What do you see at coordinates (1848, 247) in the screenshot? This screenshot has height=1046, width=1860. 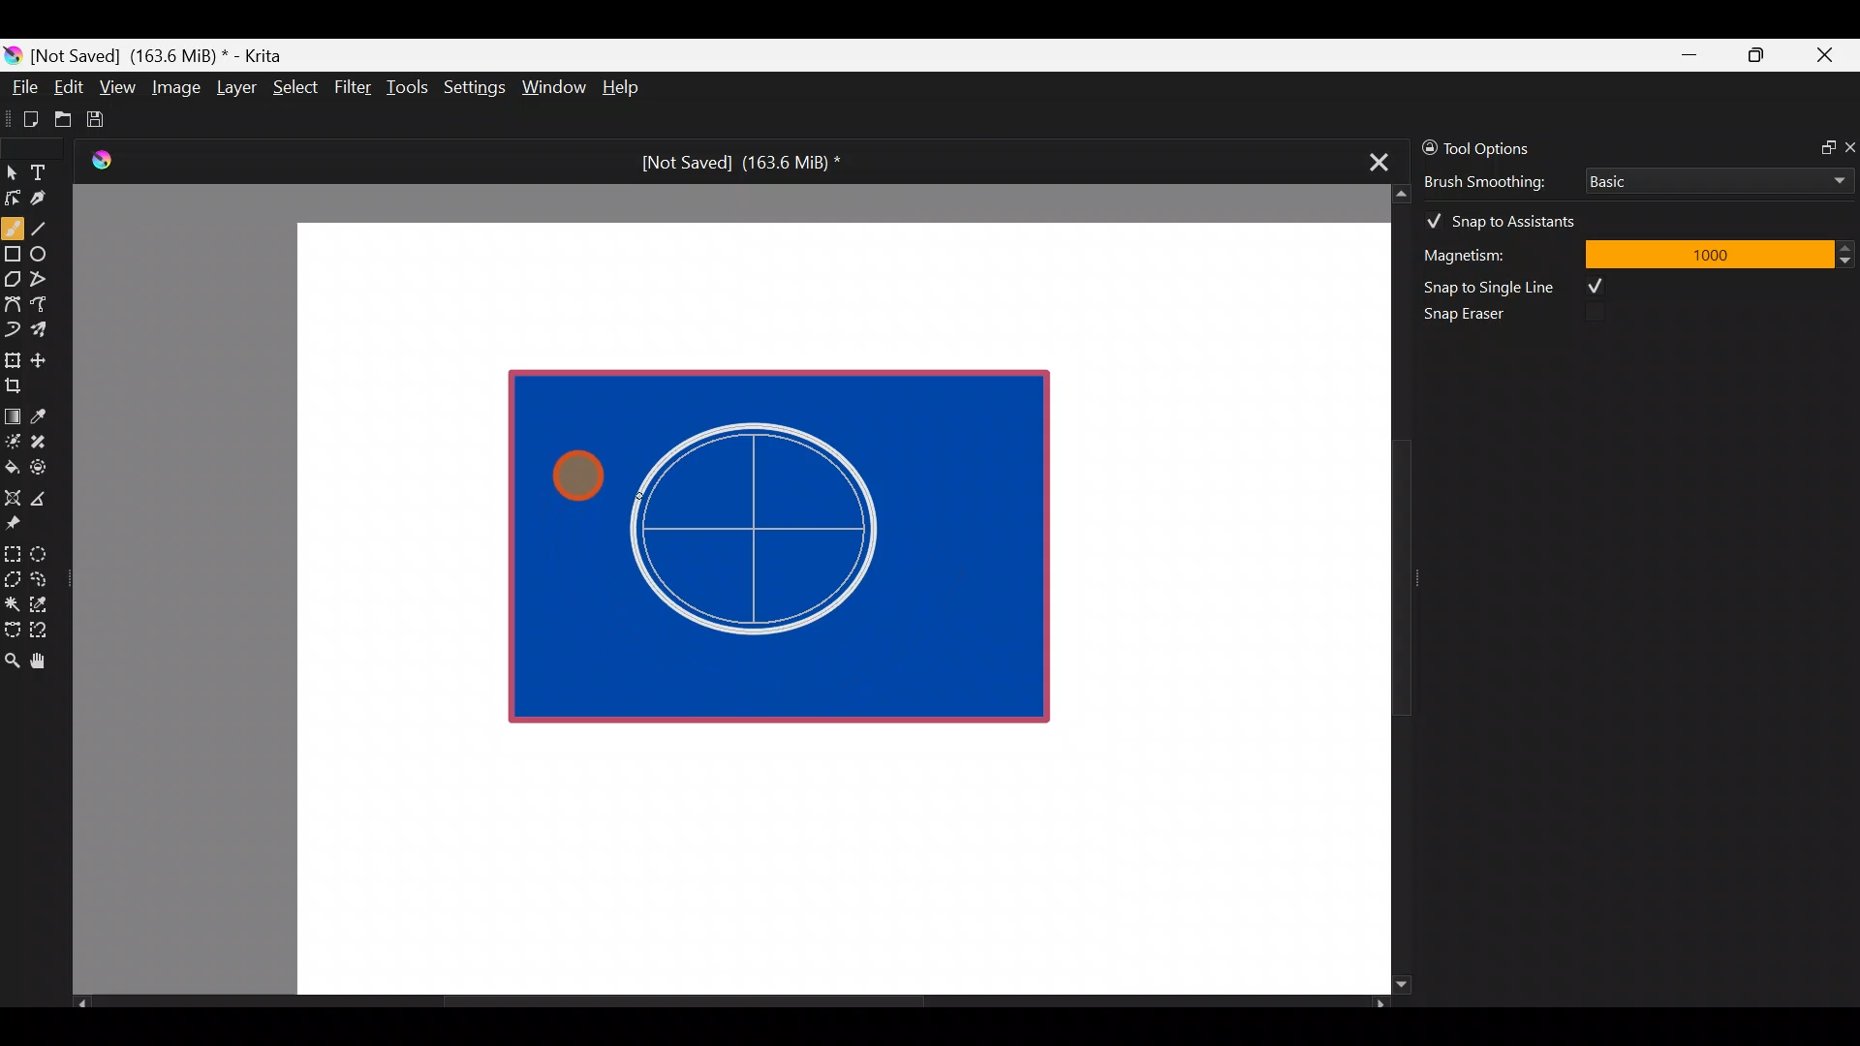 I see `Increase` at bounding box center [1848, 247].